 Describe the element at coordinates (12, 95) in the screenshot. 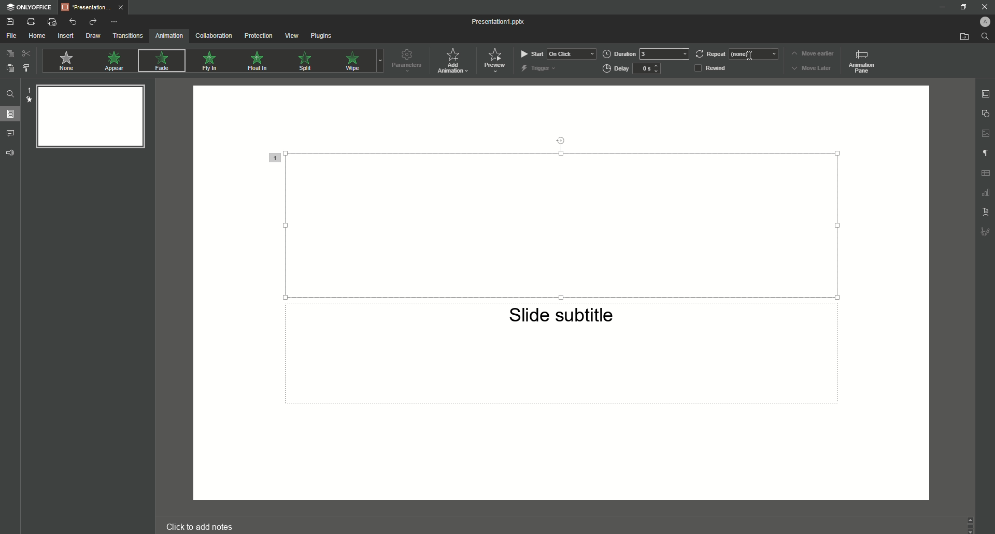

I see `Find` at that location.